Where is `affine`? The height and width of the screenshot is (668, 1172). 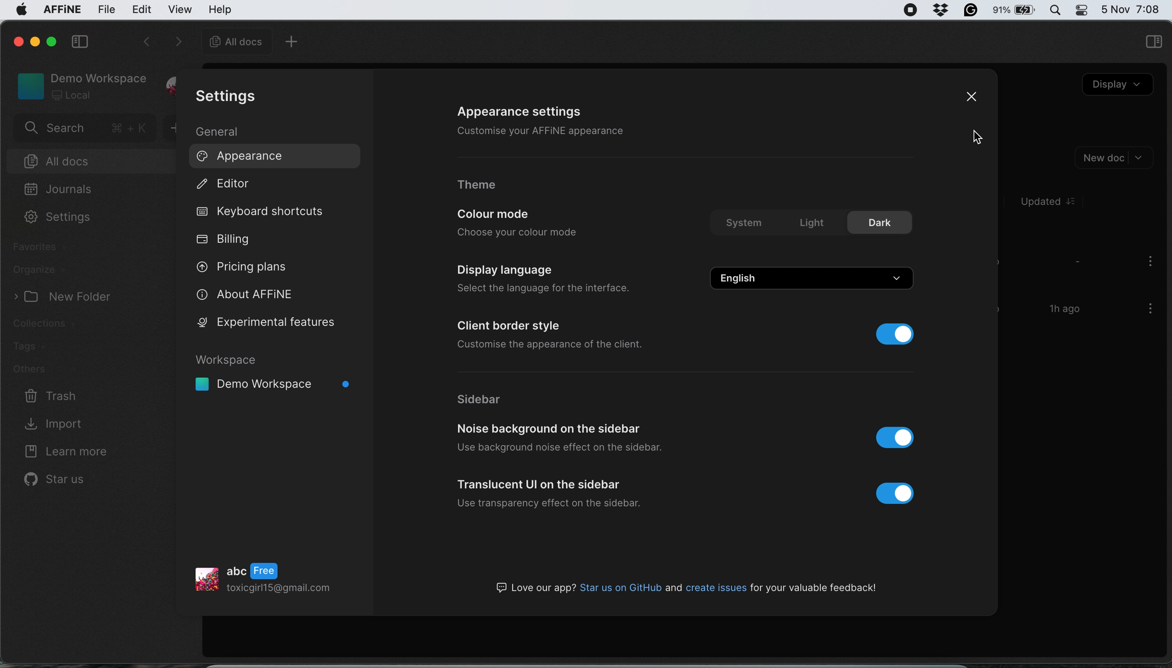 affine is located at coordinates (61, 10).